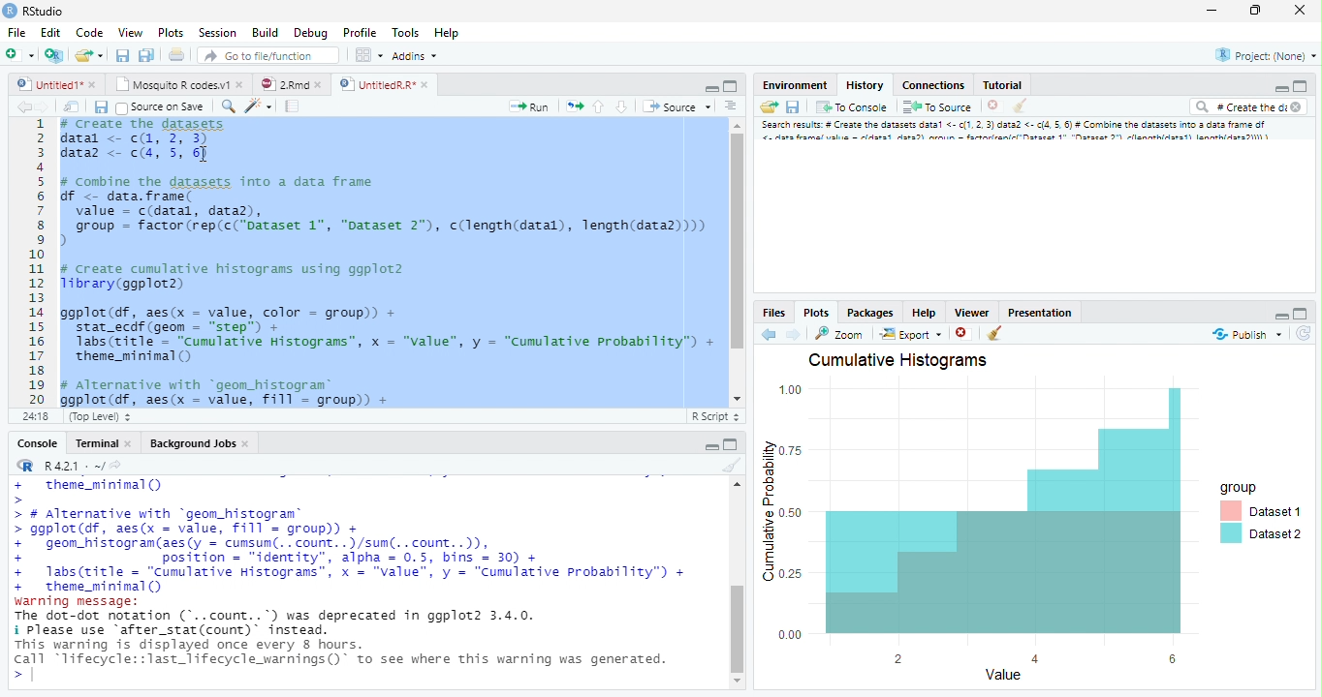  What do you see at coordinates (129, 34) in the screenshot?
I see `View` at bounding box center [129, 34].